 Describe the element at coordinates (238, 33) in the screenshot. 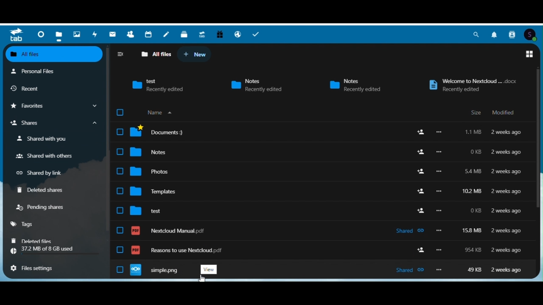

I see `Email hosting` at that location.